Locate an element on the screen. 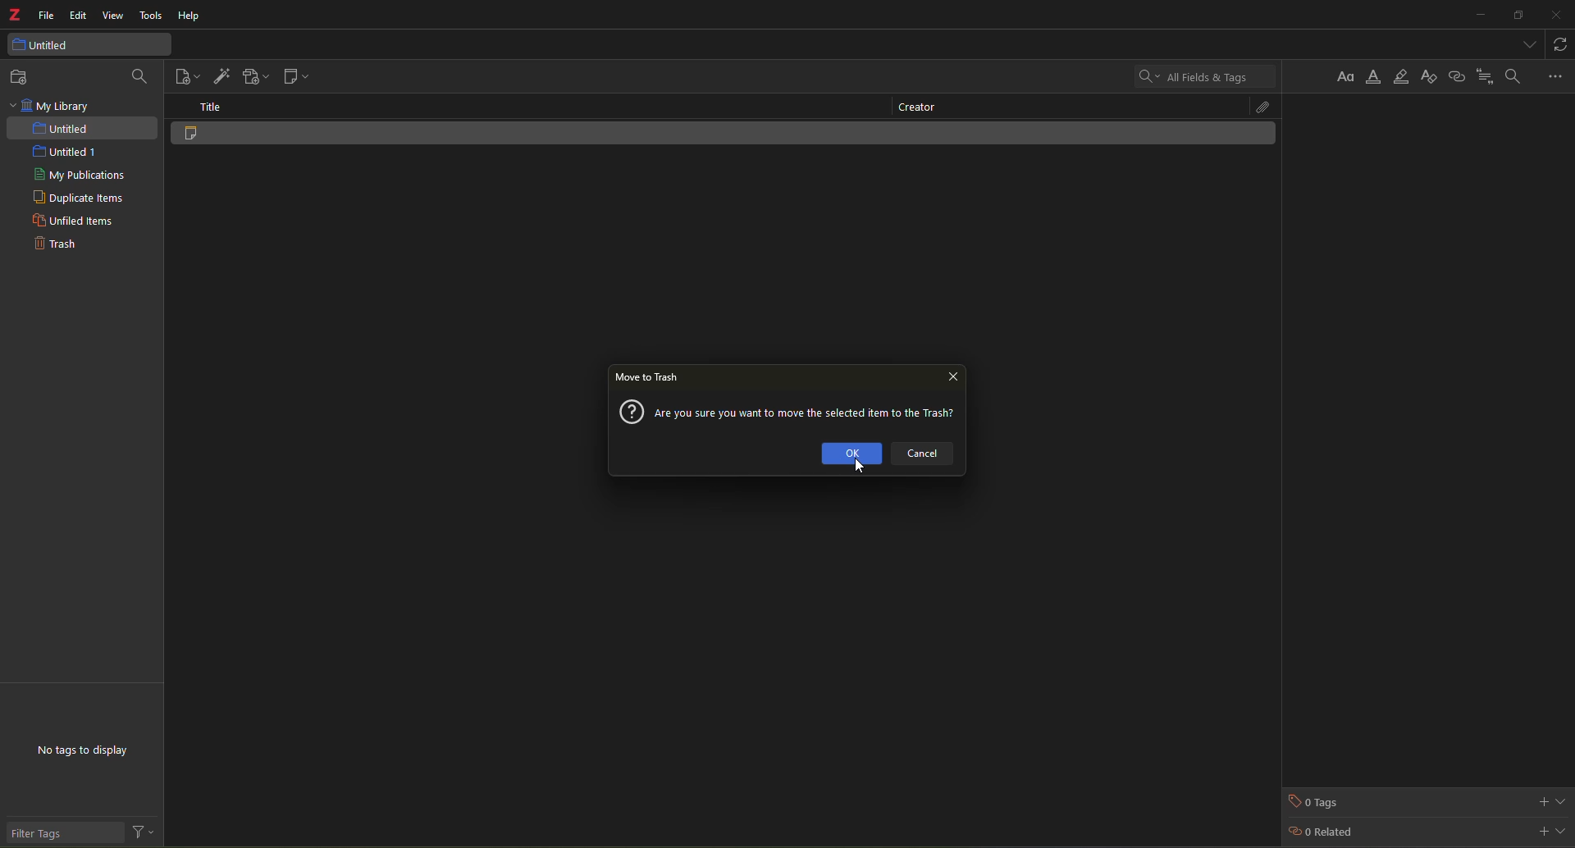  add attachment is located at coordinates (255, 76).